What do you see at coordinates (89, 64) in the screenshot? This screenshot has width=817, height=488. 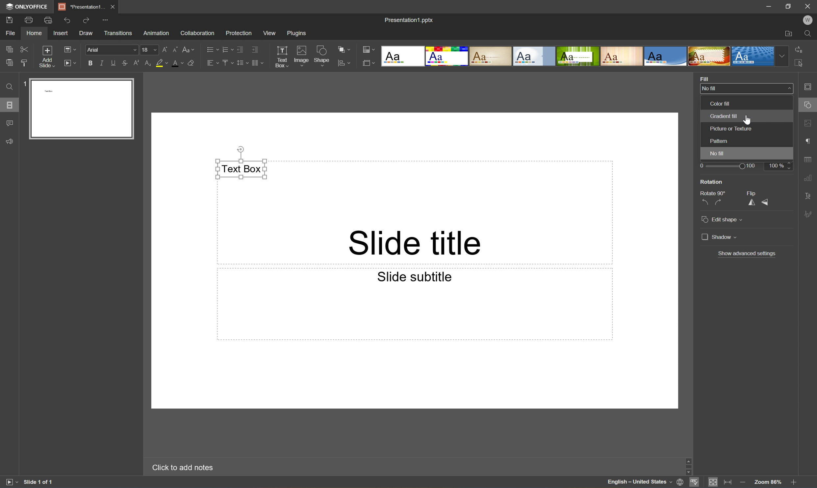 I see `Bold` at bounding box center [89, 64].